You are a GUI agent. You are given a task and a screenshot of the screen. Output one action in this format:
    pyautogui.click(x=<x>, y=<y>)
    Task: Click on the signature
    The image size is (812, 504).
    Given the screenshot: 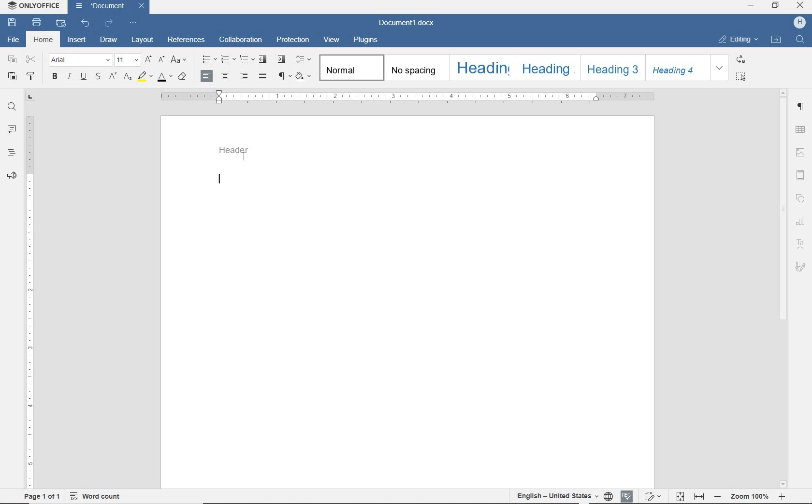 What is the action you would take?
    pyautogui.click(x=802, y=266)
    